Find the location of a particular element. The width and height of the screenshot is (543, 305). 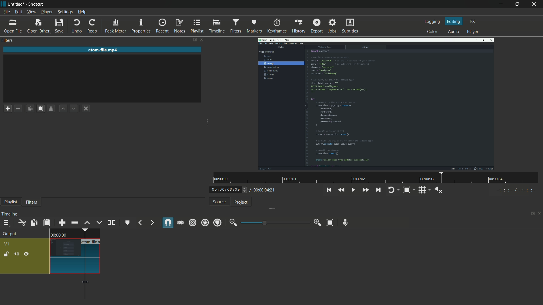

shoe volume control is located at coordinates (439, 190).